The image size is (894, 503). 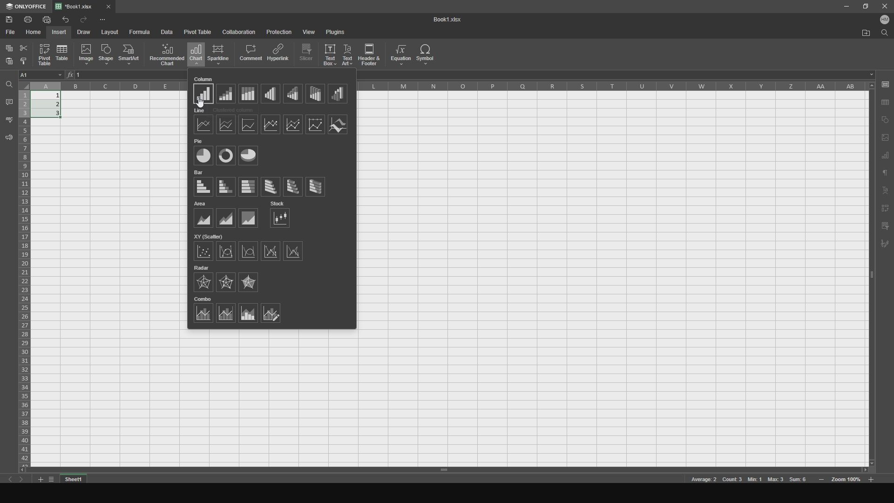 I want to click on comments, so click(x=8, y=101).